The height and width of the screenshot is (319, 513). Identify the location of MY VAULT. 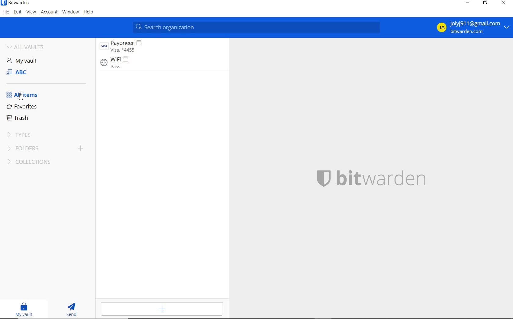
(25, 310).